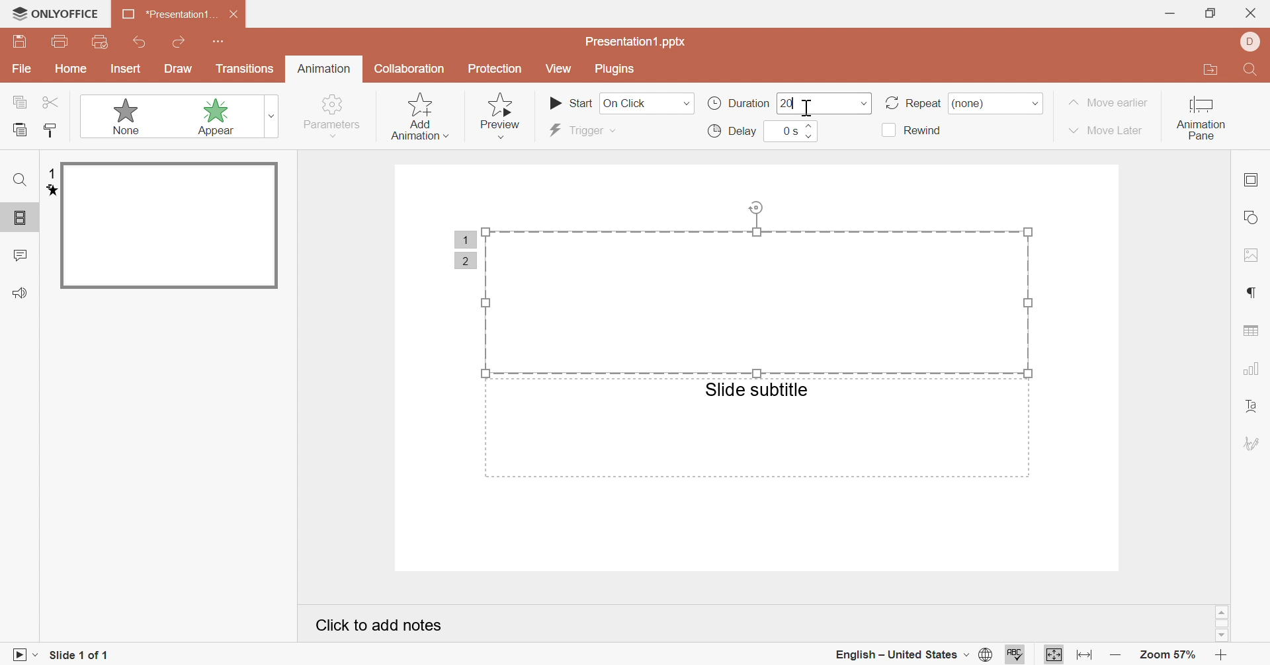 This screenshot has width=1270, height=665. What do you see at coordinates (466, 257) in the screenshot?
I see `2` at bounding box center [466, 257].